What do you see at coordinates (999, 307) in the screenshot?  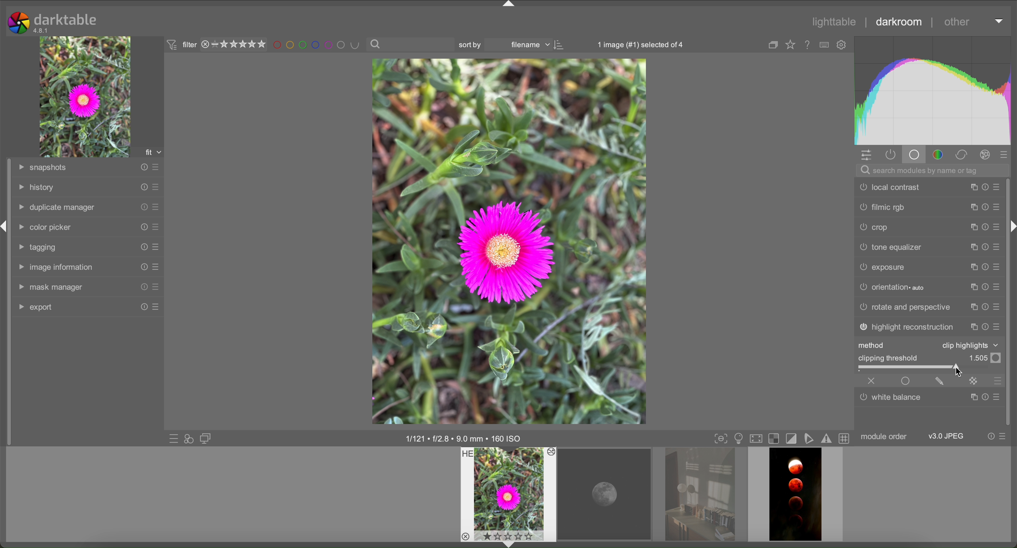 I see `presets` at bounding box center [999, 307].